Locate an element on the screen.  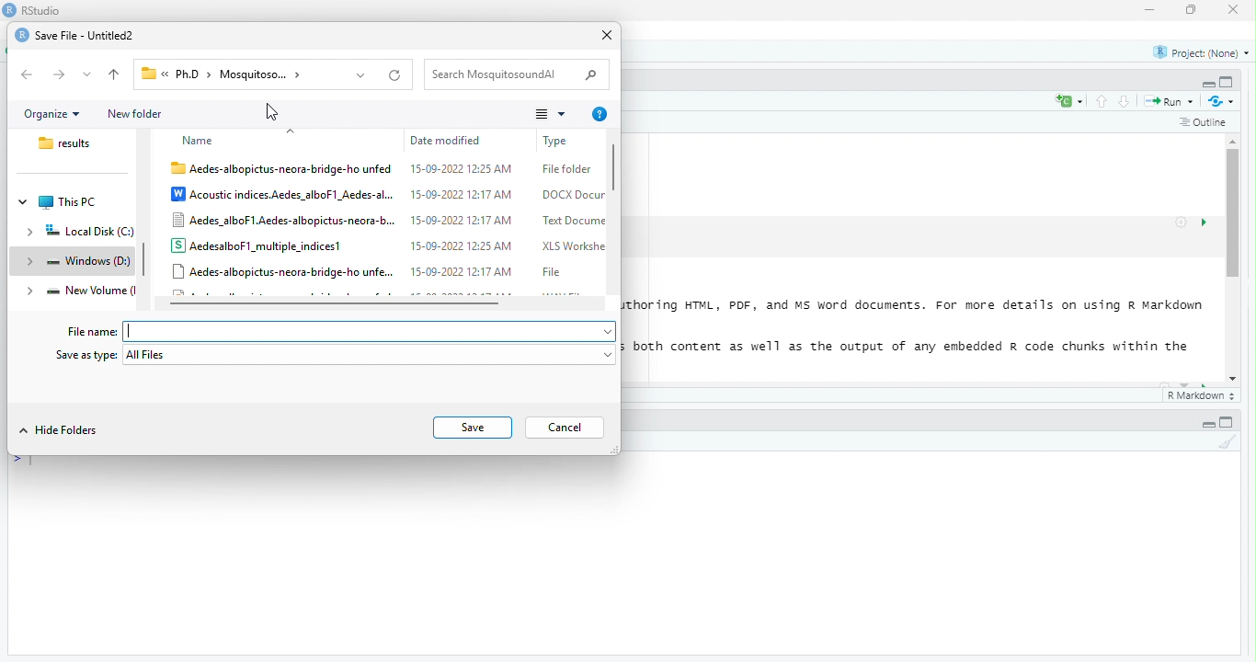
Aedes_alboF1.Aedes-albopictus-neora-b... 15-09-2022 12:17AM Text Document is located at coordinates (388, 221).